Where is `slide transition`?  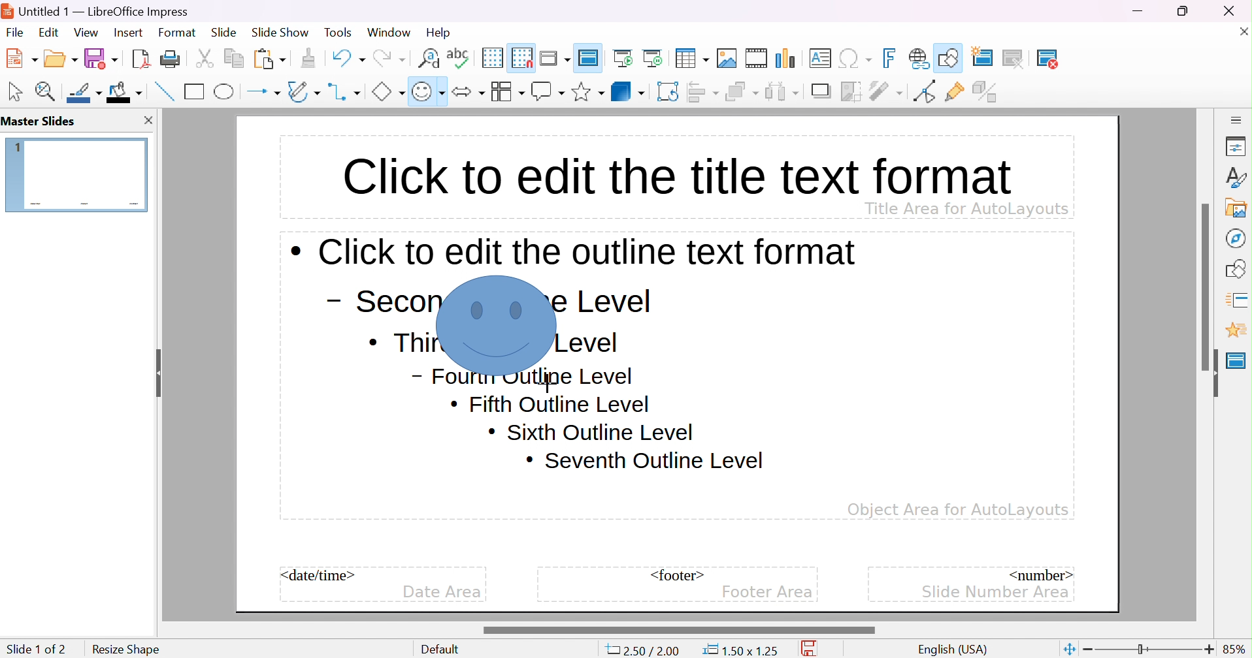 slide transition is located at coordinates (1239, 298).